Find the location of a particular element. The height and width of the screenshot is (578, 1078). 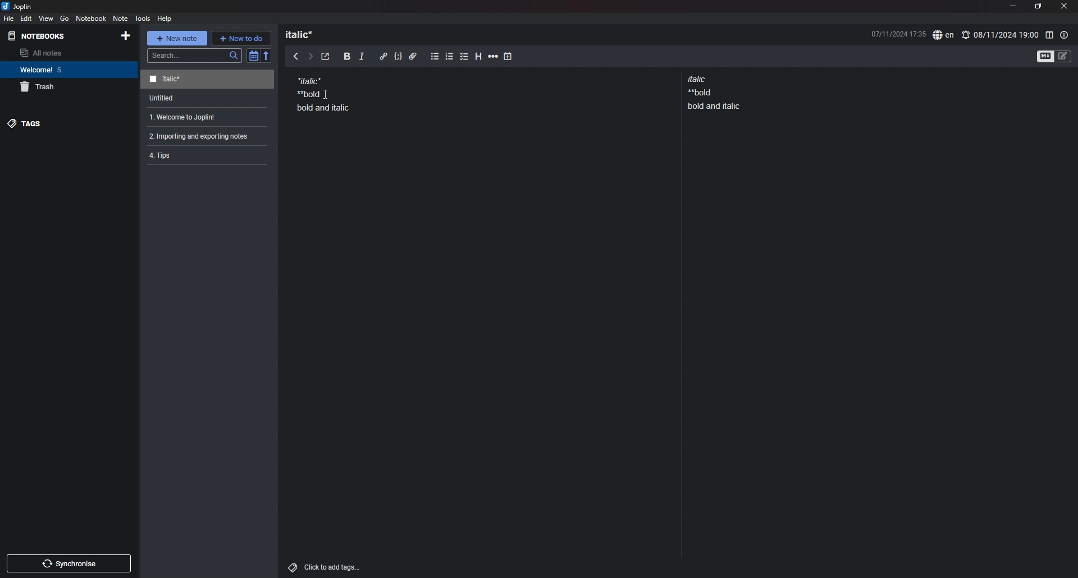

Cursor is located at coordinates (327, 95).